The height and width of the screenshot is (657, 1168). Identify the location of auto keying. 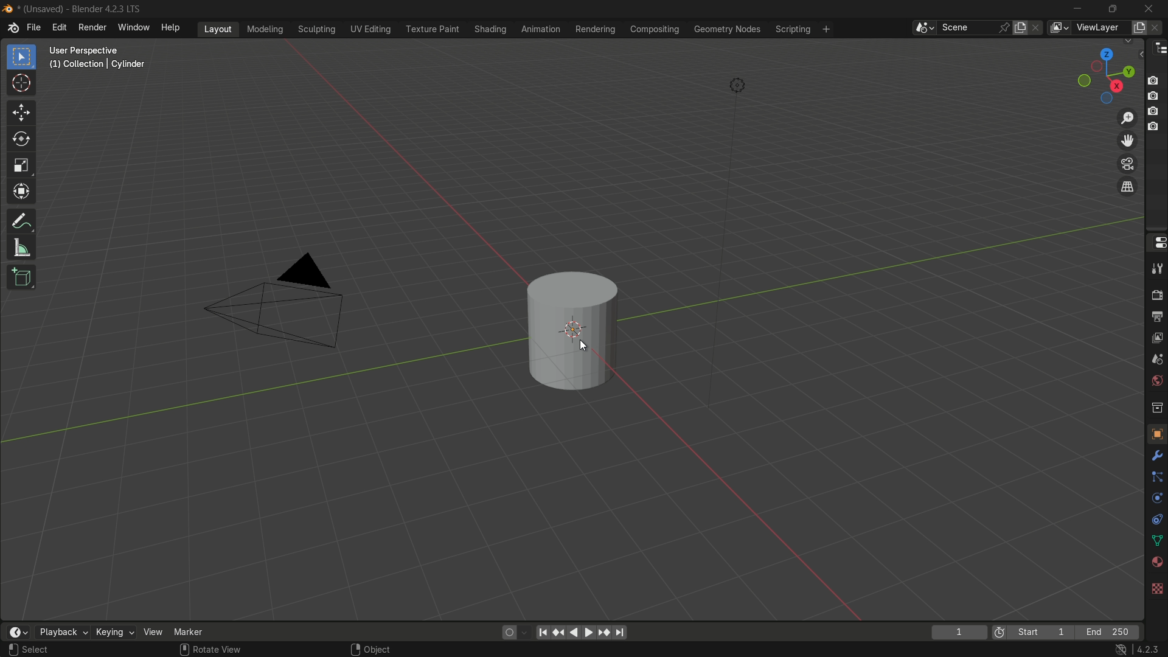
(506, 633).